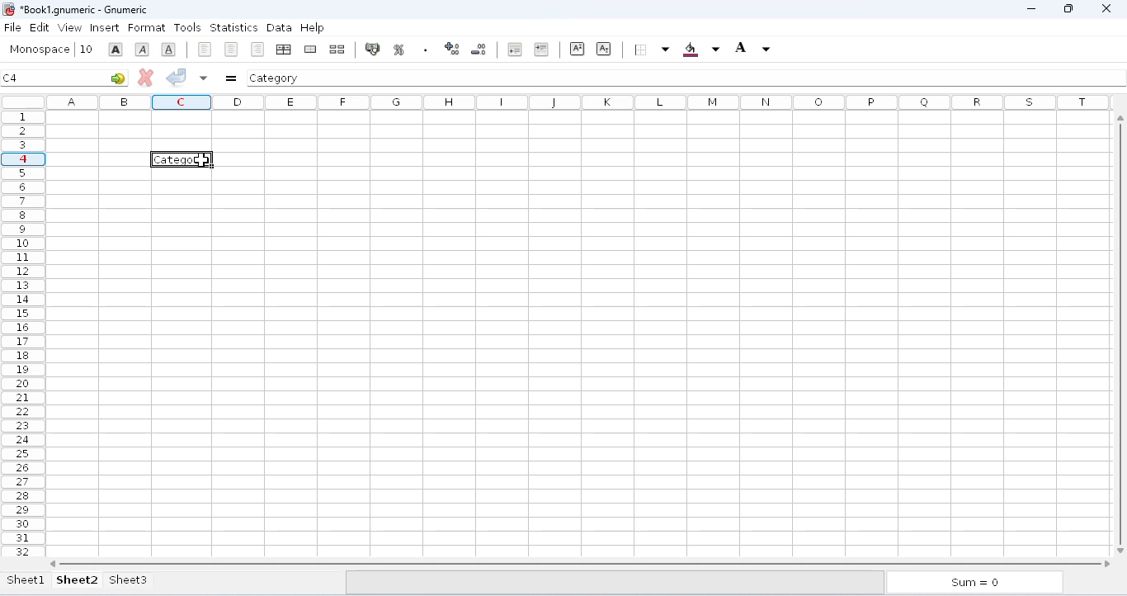 This screenshot has width=1127, height=596. I want to click on align right, so click(257, 49).